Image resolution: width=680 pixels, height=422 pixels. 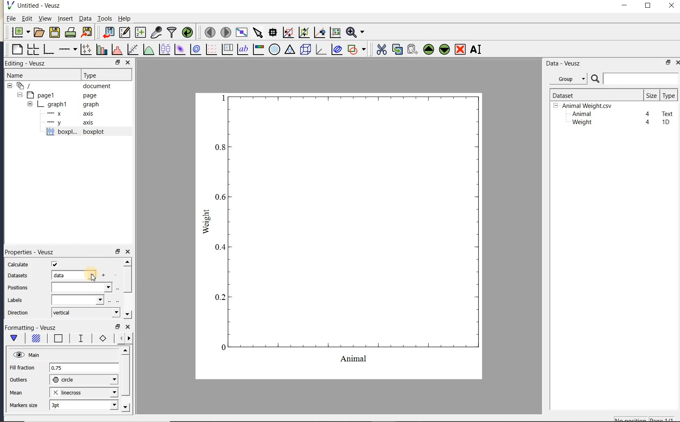 I want to click on read data points on the graph, so click(x=272, y=33).